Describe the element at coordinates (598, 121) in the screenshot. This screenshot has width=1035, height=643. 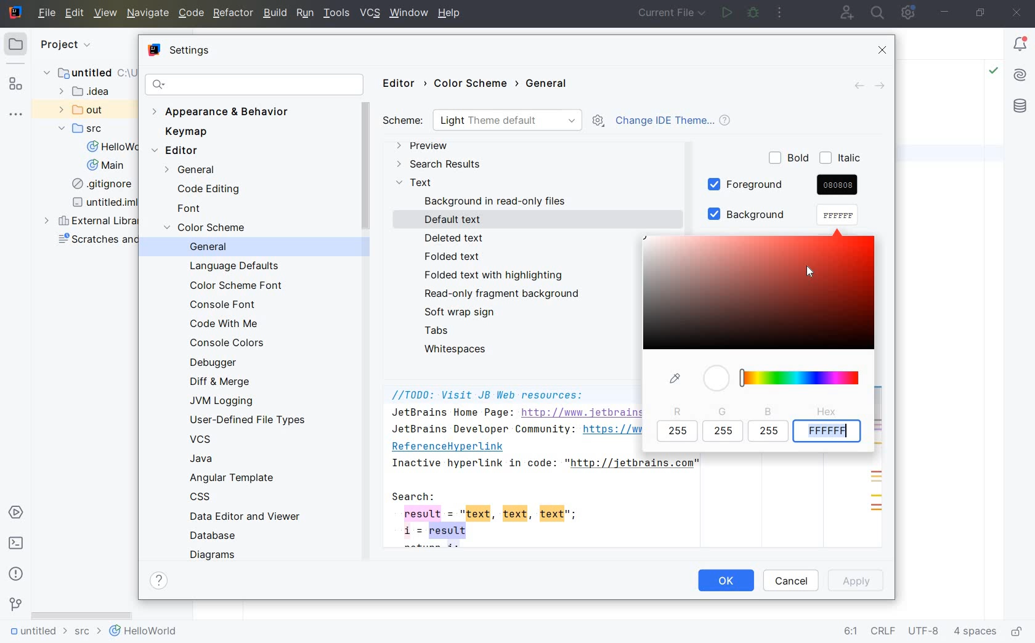
I see `SHOW SCHEME ACTIONS` at that location.